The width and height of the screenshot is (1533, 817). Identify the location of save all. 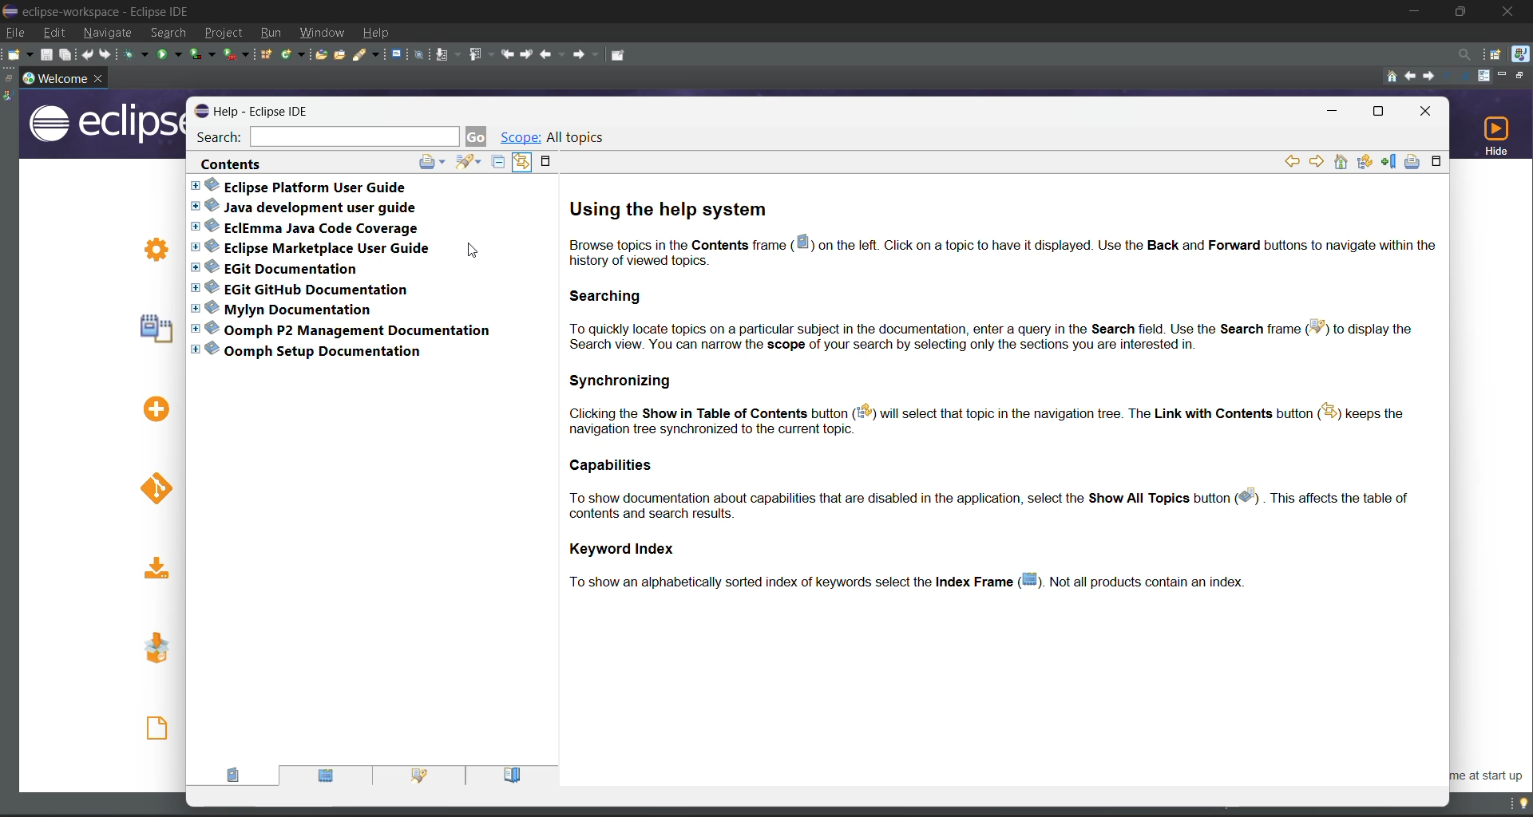
(66, 53).